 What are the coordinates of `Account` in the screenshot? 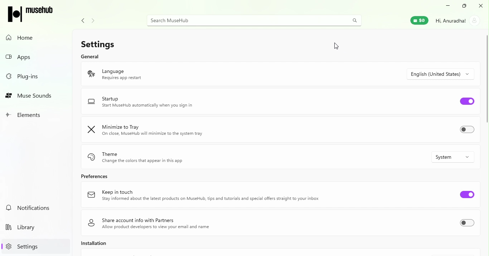 It's located at (456, 21).